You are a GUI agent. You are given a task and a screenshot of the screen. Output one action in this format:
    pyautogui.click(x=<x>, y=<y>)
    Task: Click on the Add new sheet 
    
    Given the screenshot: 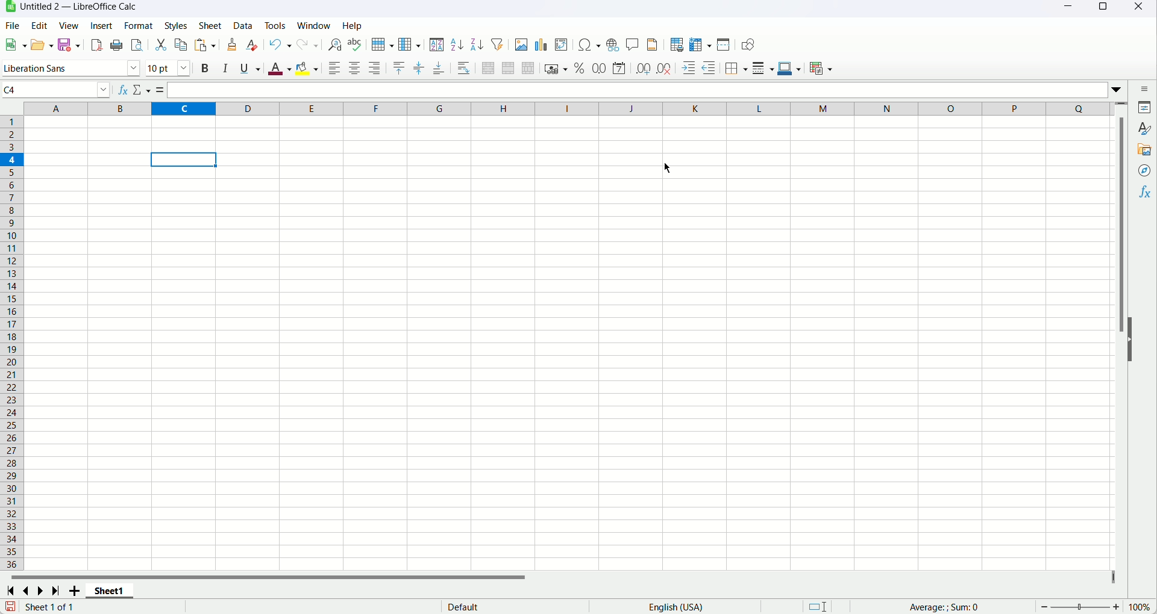 What is the action you would take?
    pyautogui.click(x=74, y=592)
    